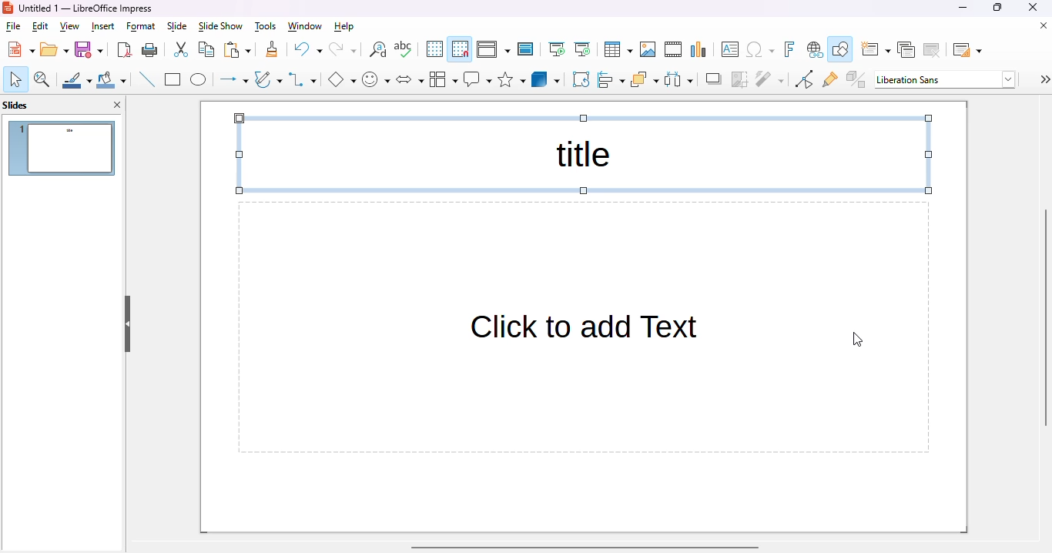 This screenshot has height=553, width=1052. I want to click on paste, so click(237, 50).